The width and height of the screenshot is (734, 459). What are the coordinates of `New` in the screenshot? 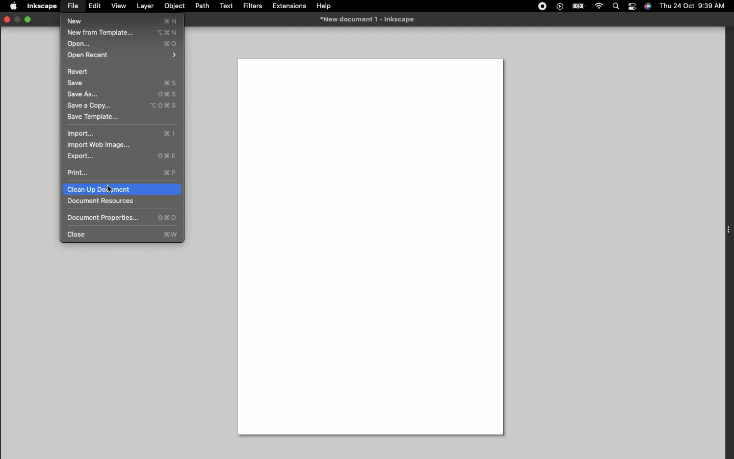 It's located at (123, 21).